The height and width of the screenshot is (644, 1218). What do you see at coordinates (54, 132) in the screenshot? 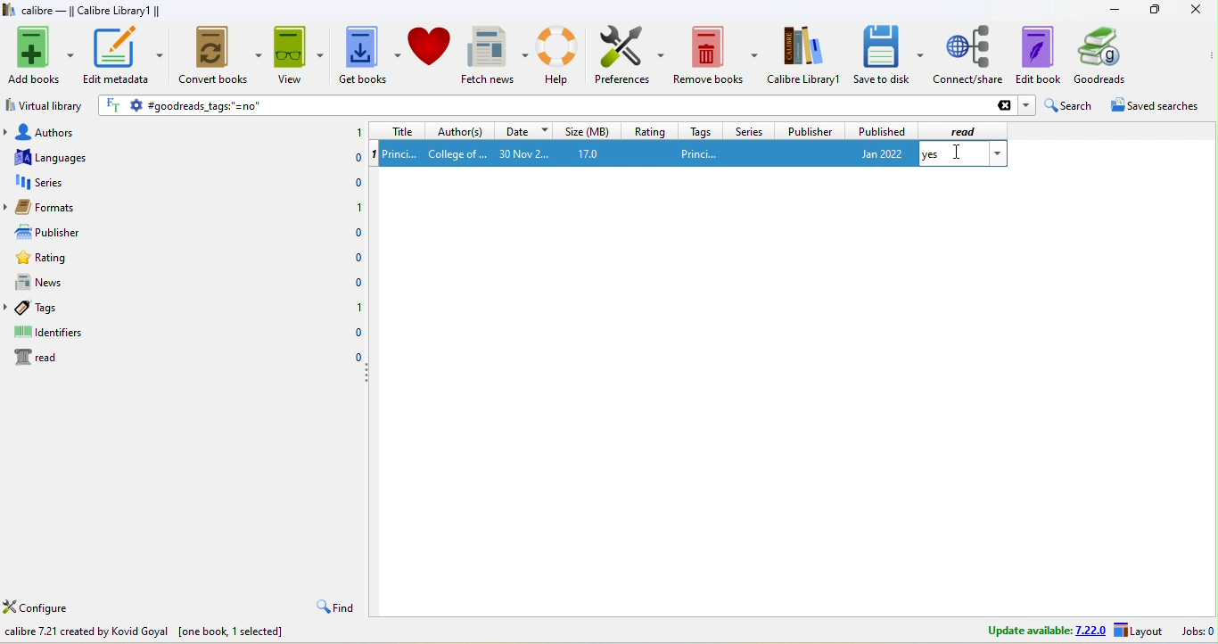
I see `authors` at bounding box center [54, 132].